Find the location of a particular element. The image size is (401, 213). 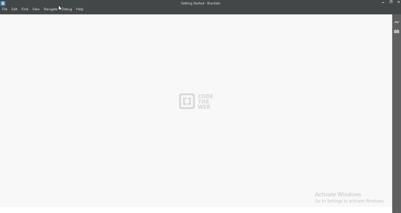

File is located at coordinates (5, 9).